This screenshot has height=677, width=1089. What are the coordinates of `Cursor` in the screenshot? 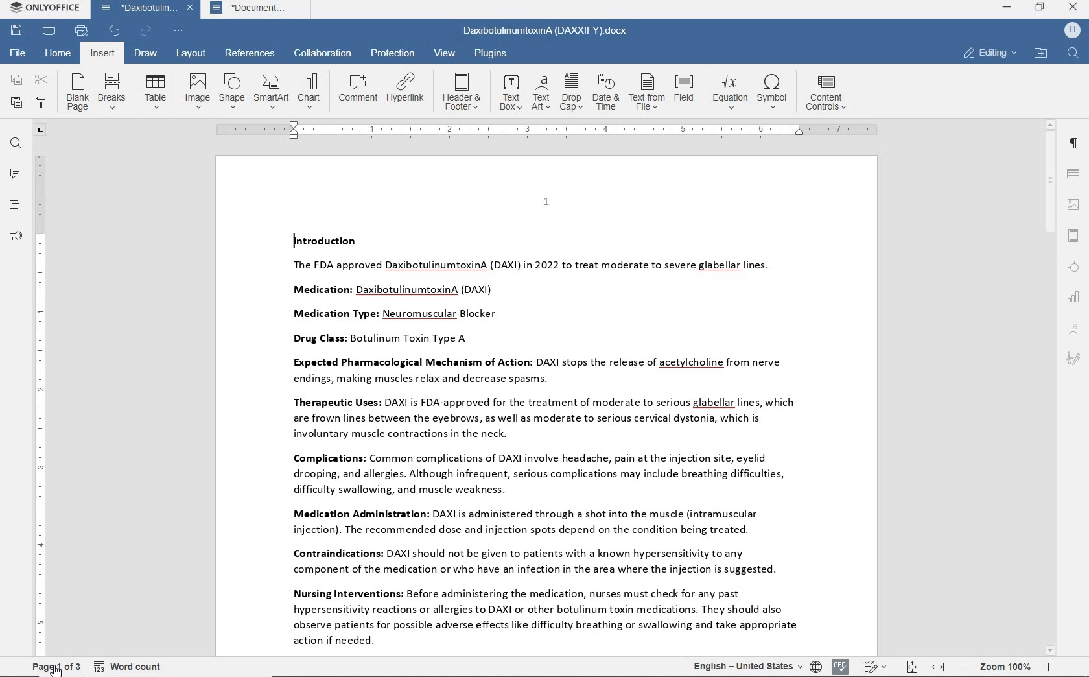 It's located at (56, 669).